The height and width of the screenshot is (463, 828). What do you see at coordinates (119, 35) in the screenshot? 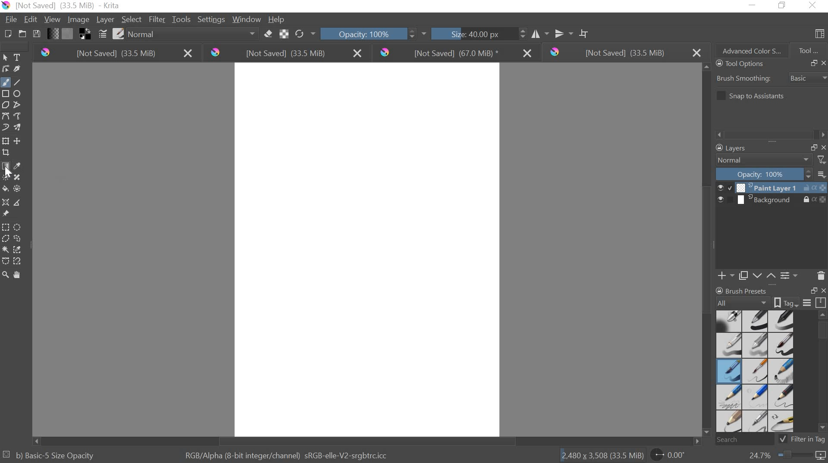
I see `CHOOSE BRUSH PRESET` at bounding box center [119, 35].